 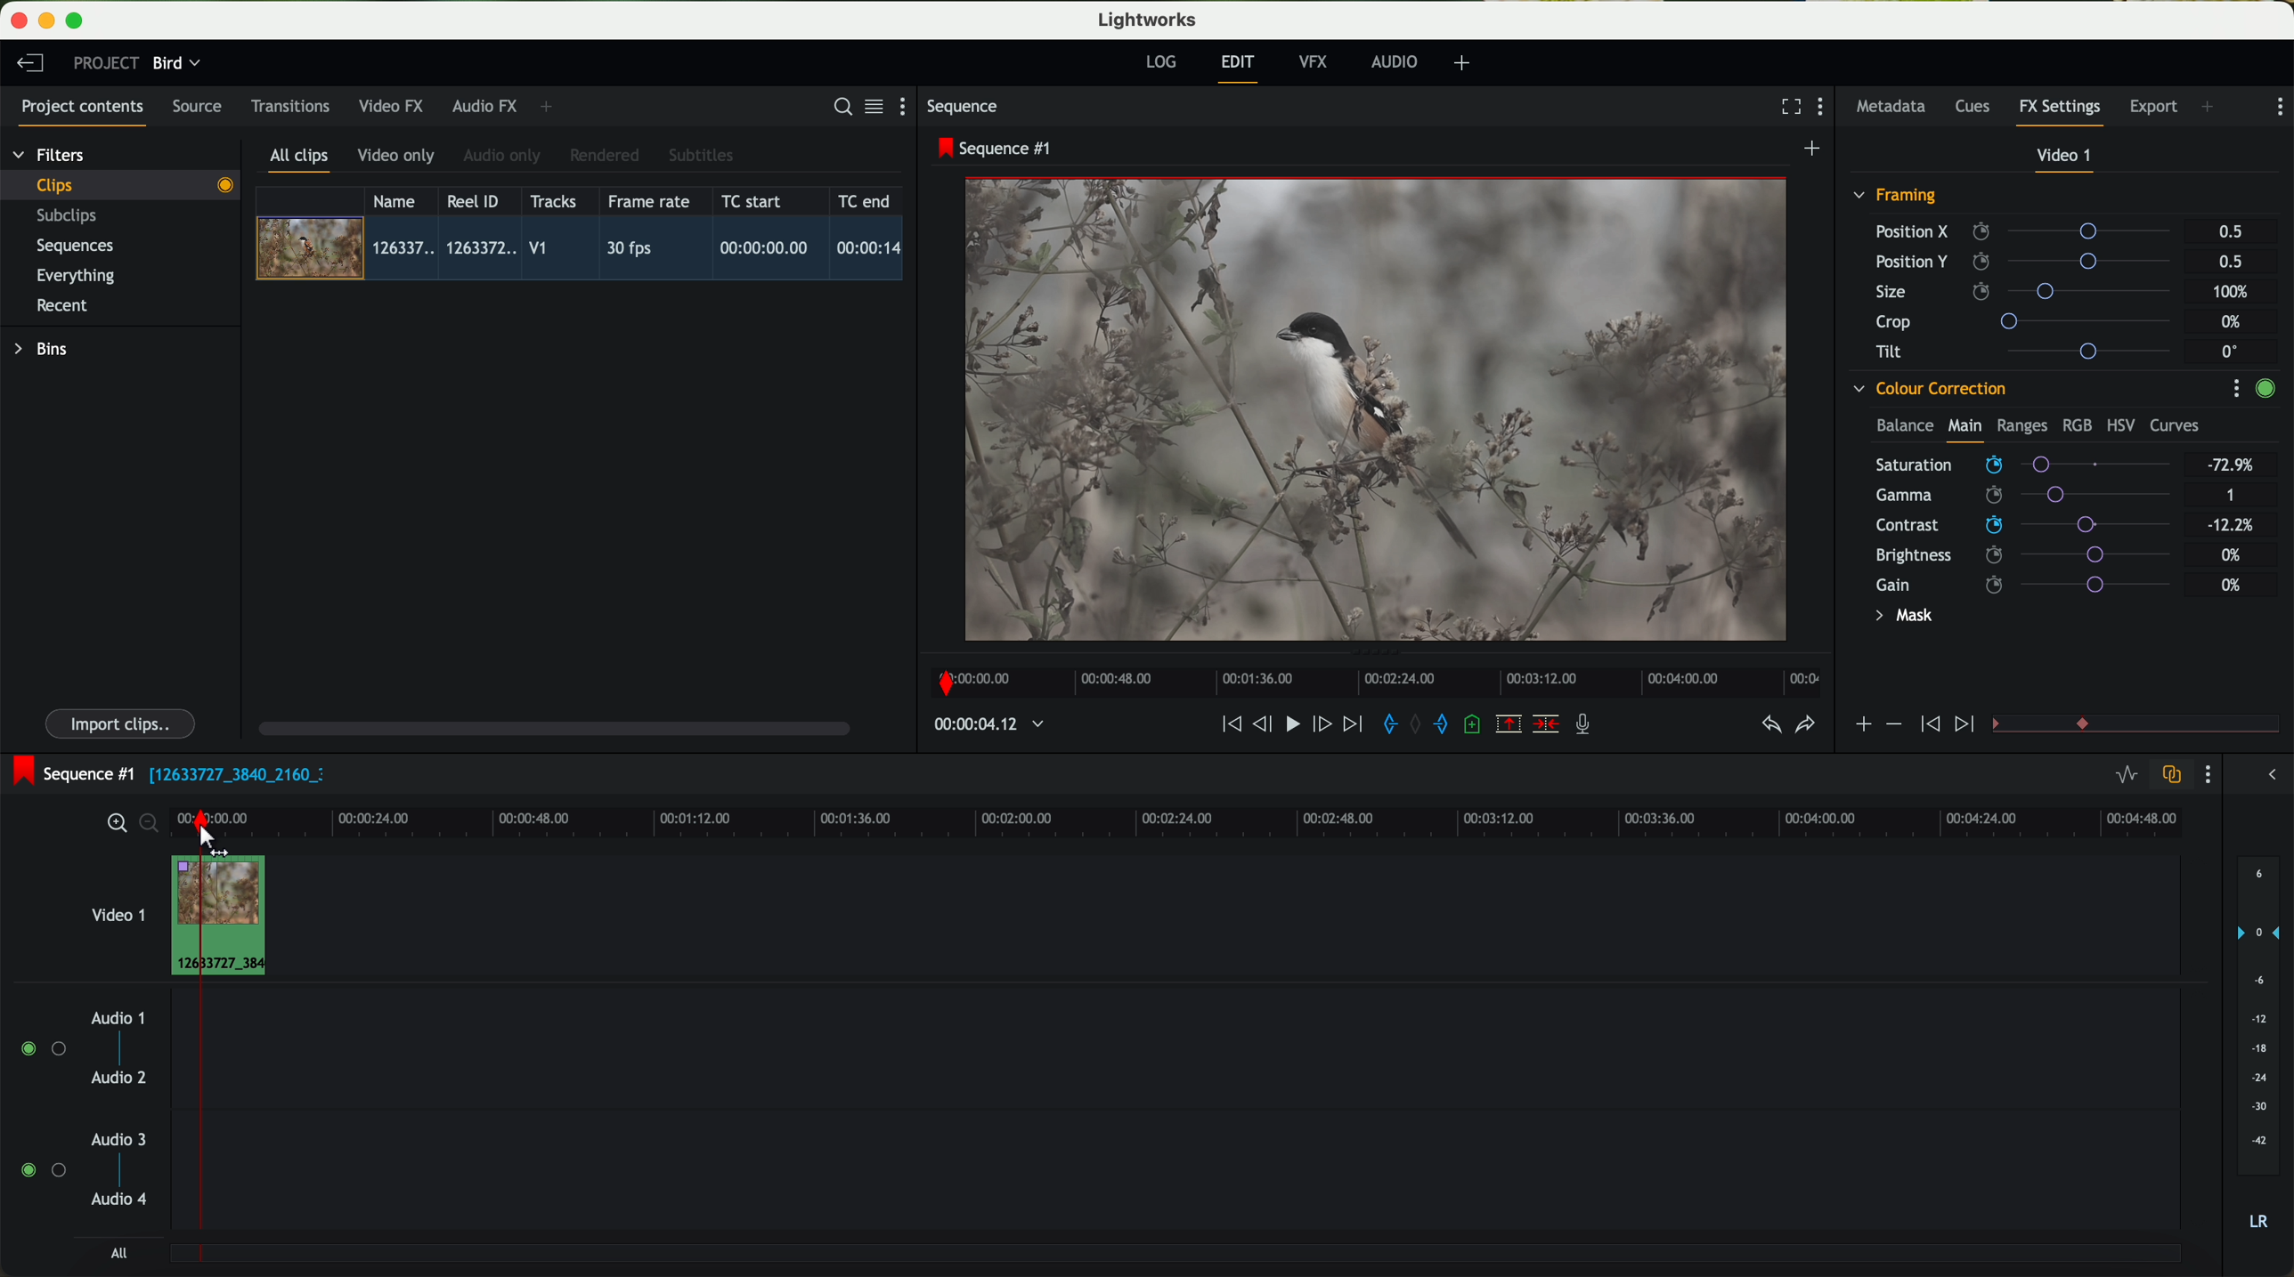 What do you see at coordinates (401, 201) in the screenshot?
I see `name` at bounding box center [401, 201].